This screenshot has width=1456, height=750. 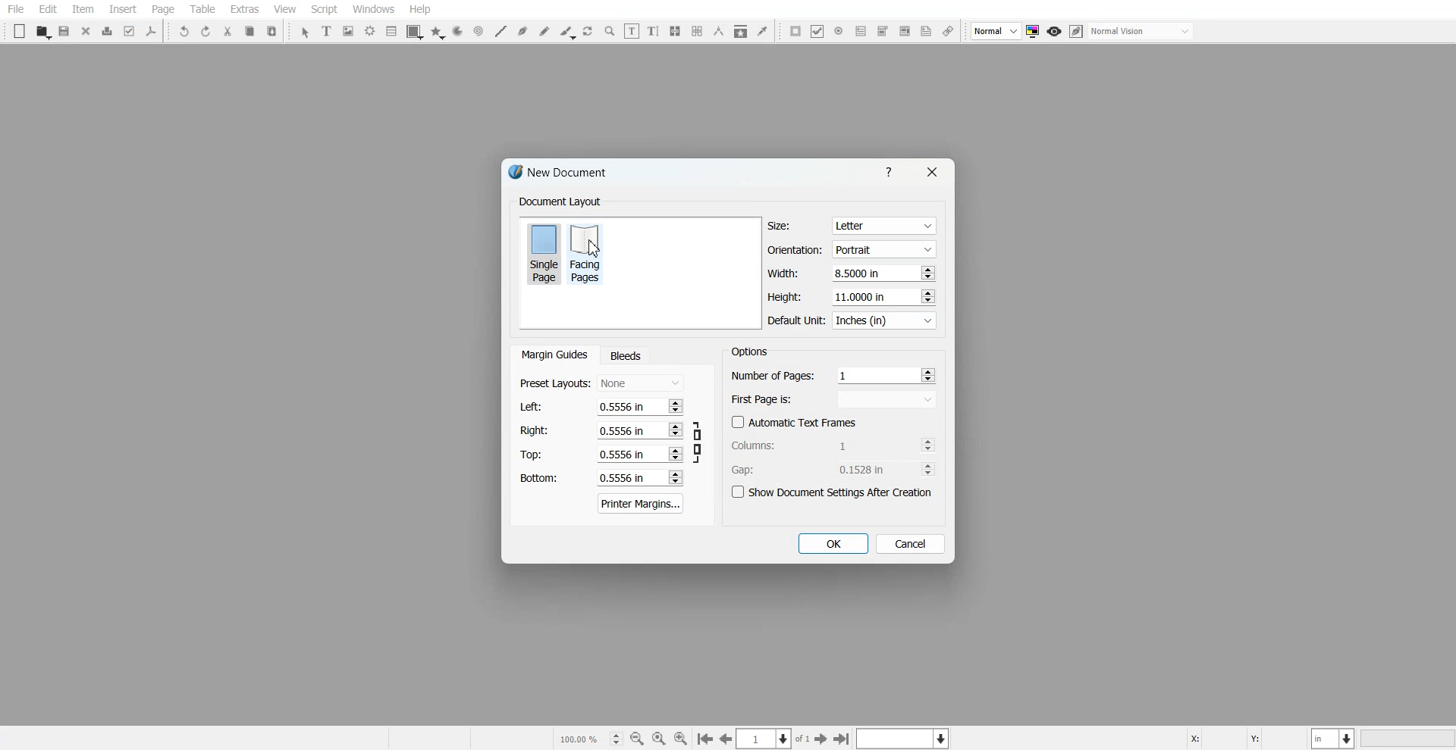 What do you see at coordinates (676, 430) in the screenshot?
I see `Increase and decrease No. ` at bounding box center [676, 430].